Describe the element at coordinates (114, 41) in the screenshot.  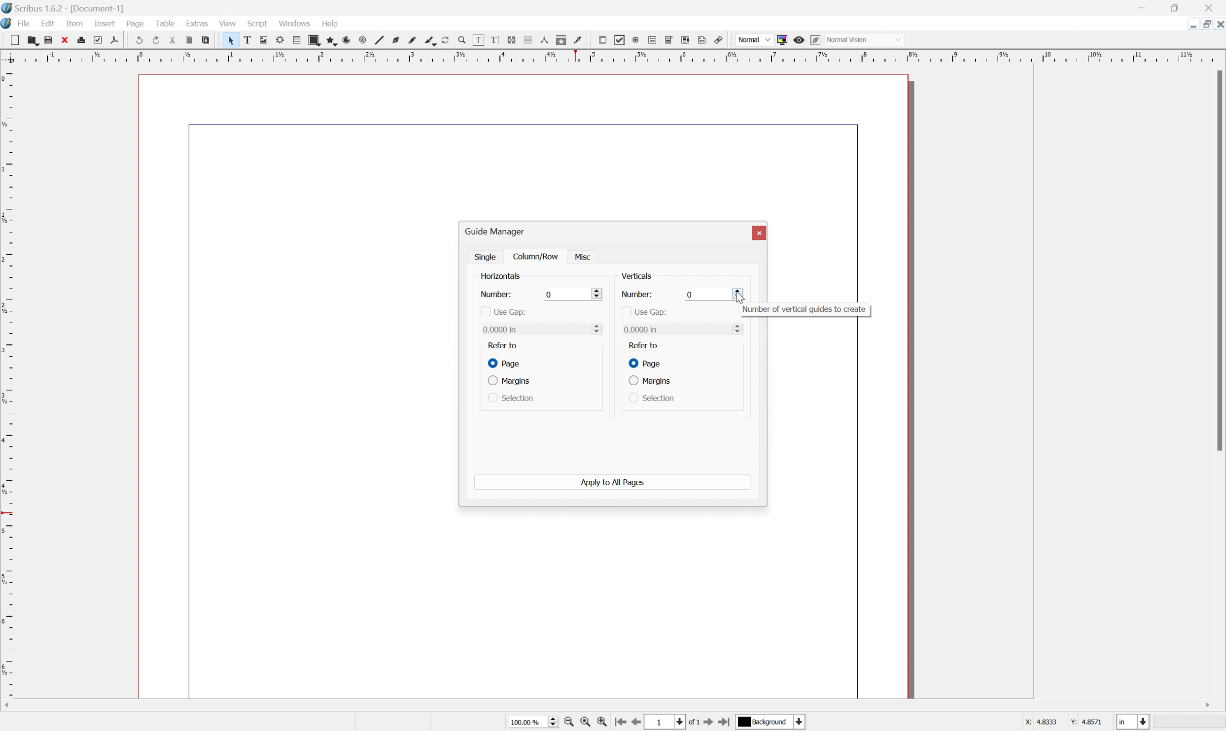
I see `export directly as PDF` at that location.